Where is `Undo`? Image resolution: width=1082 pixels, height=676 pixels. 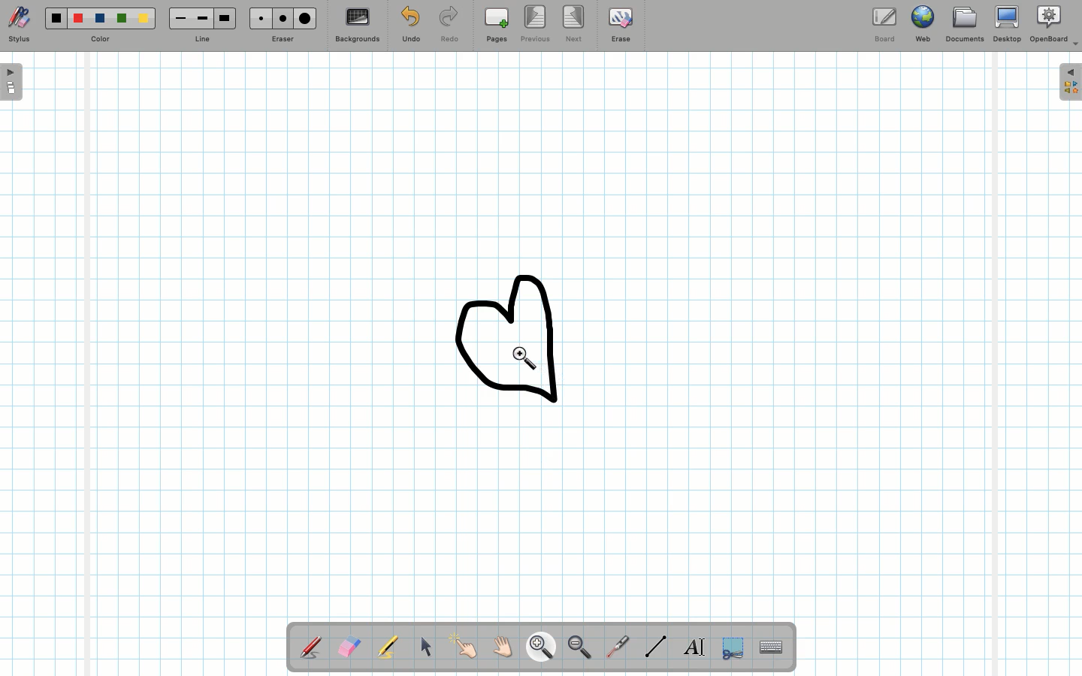 Undo is located at coordinates (411, 26).